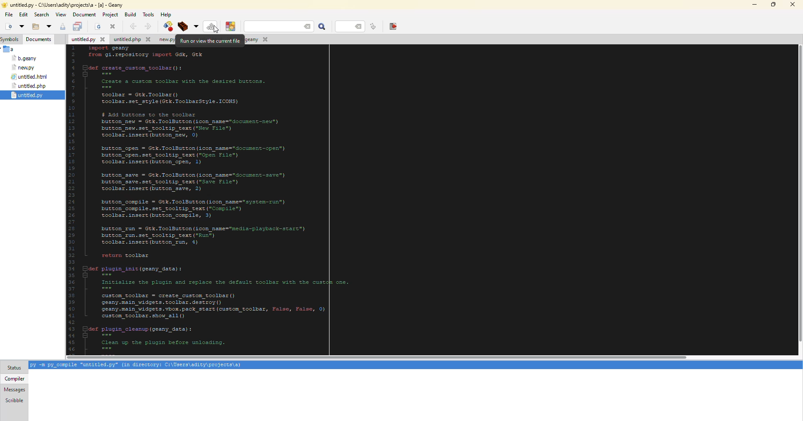  I want to click on file, so click(9, 14).